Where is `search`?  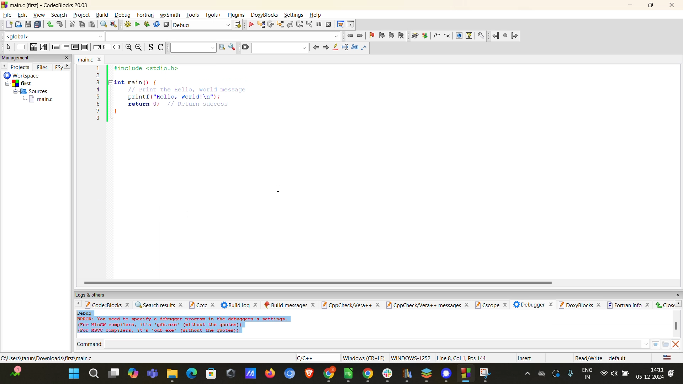
search is located at coordinates (60, 15).